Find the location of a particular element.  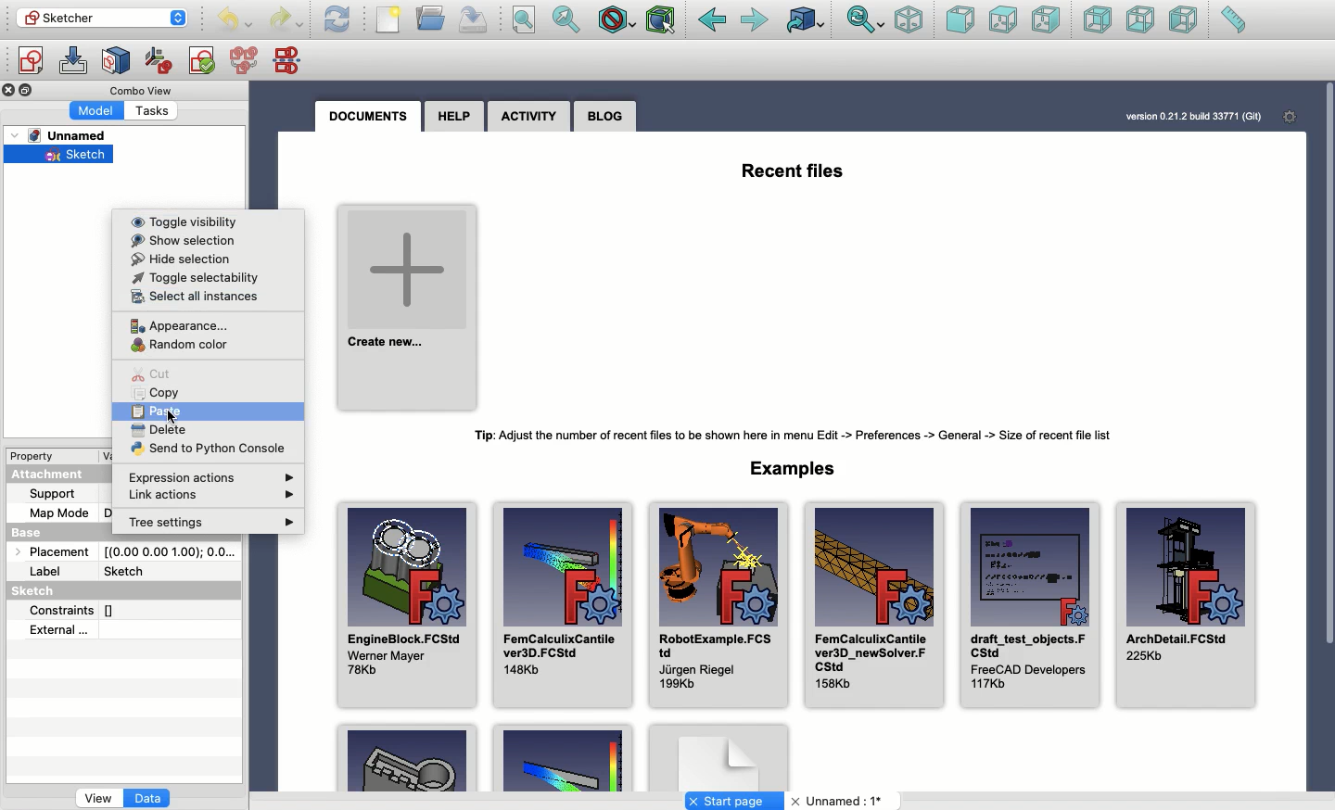

Undo is located at coordinates (235, 21).